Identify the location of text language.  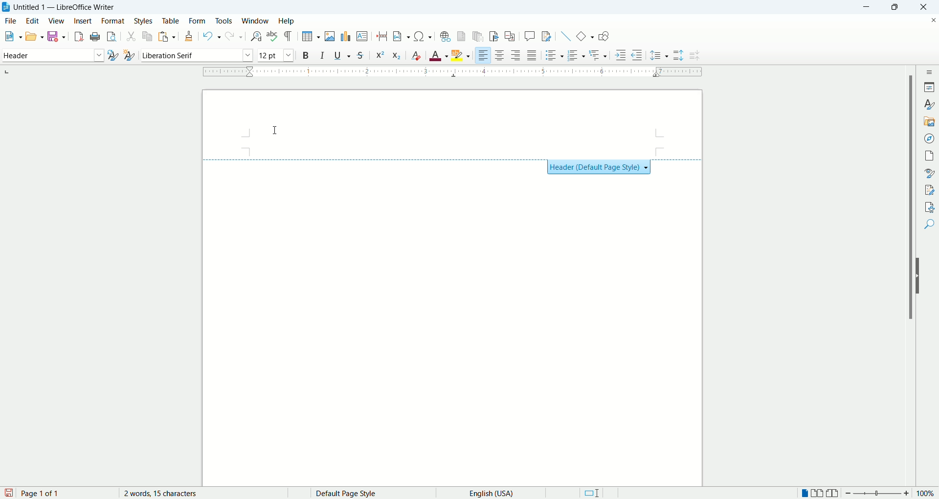
(506, 493).